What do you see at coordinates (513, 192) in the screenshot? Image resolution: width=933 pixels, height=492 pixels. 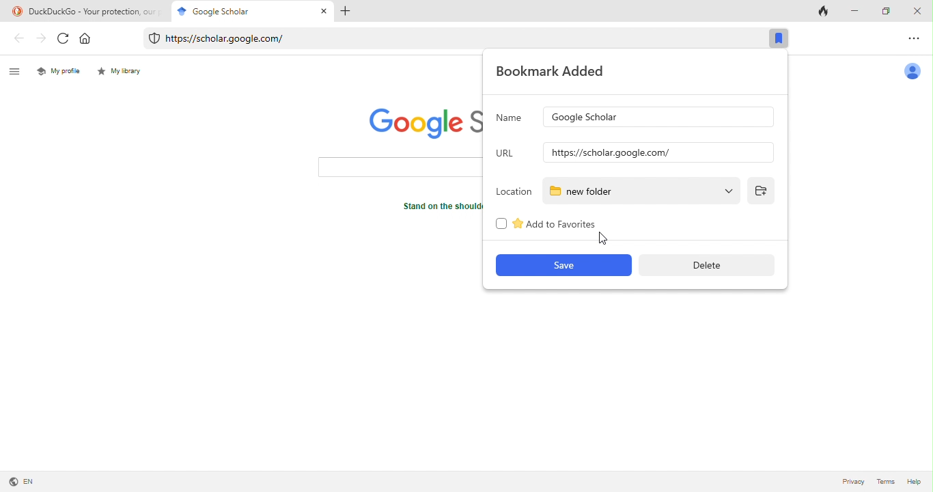 I see `location` at bounding box center [513, 192].